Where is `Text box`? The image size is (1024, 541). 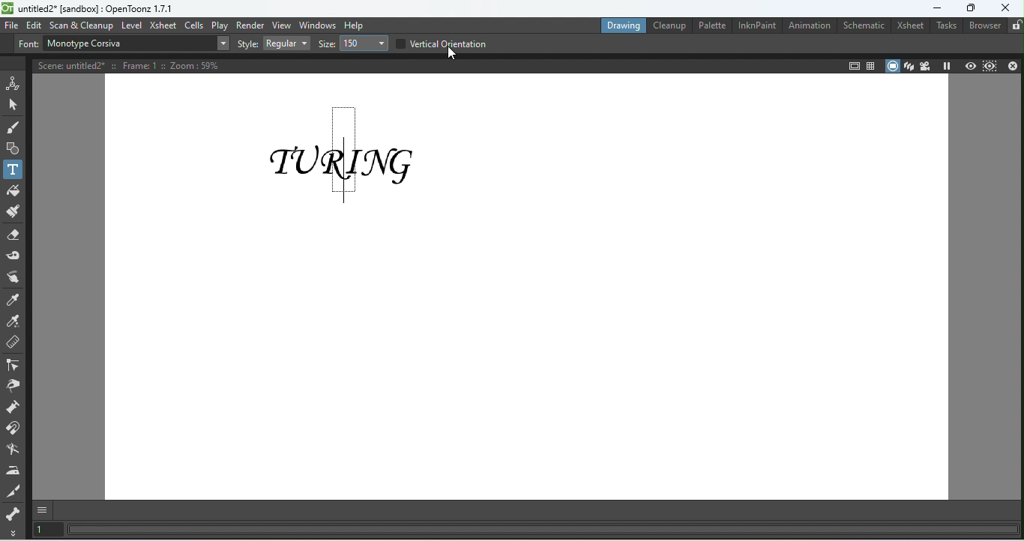 Text box is located at coordinates (126, 44).